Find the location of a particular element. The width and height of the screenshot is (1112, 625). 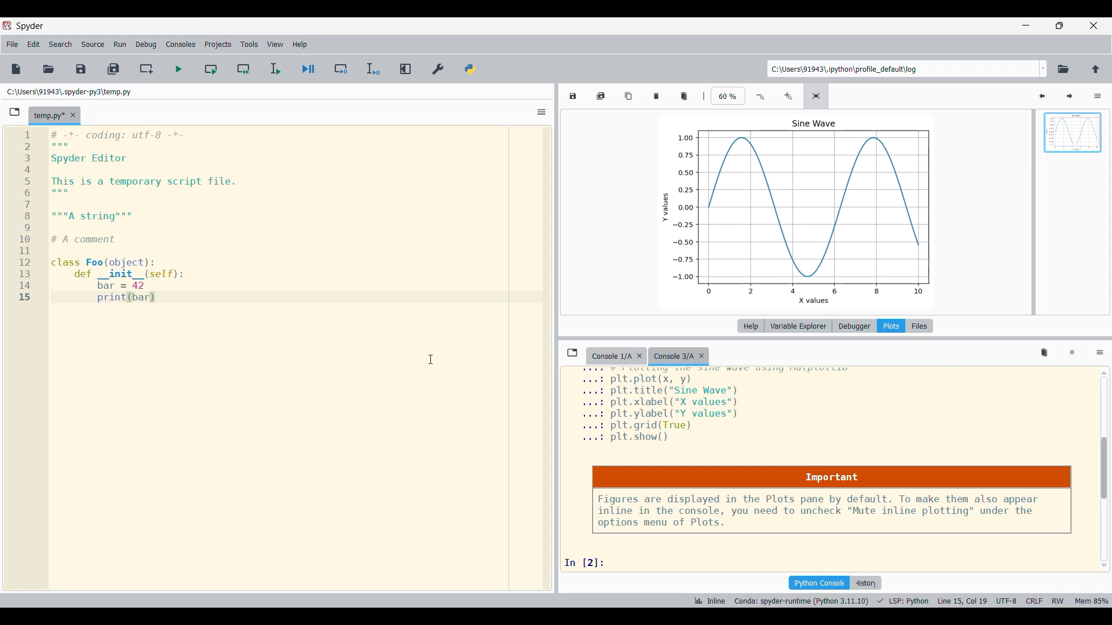

Save all files is located at coordinates (114, 69).